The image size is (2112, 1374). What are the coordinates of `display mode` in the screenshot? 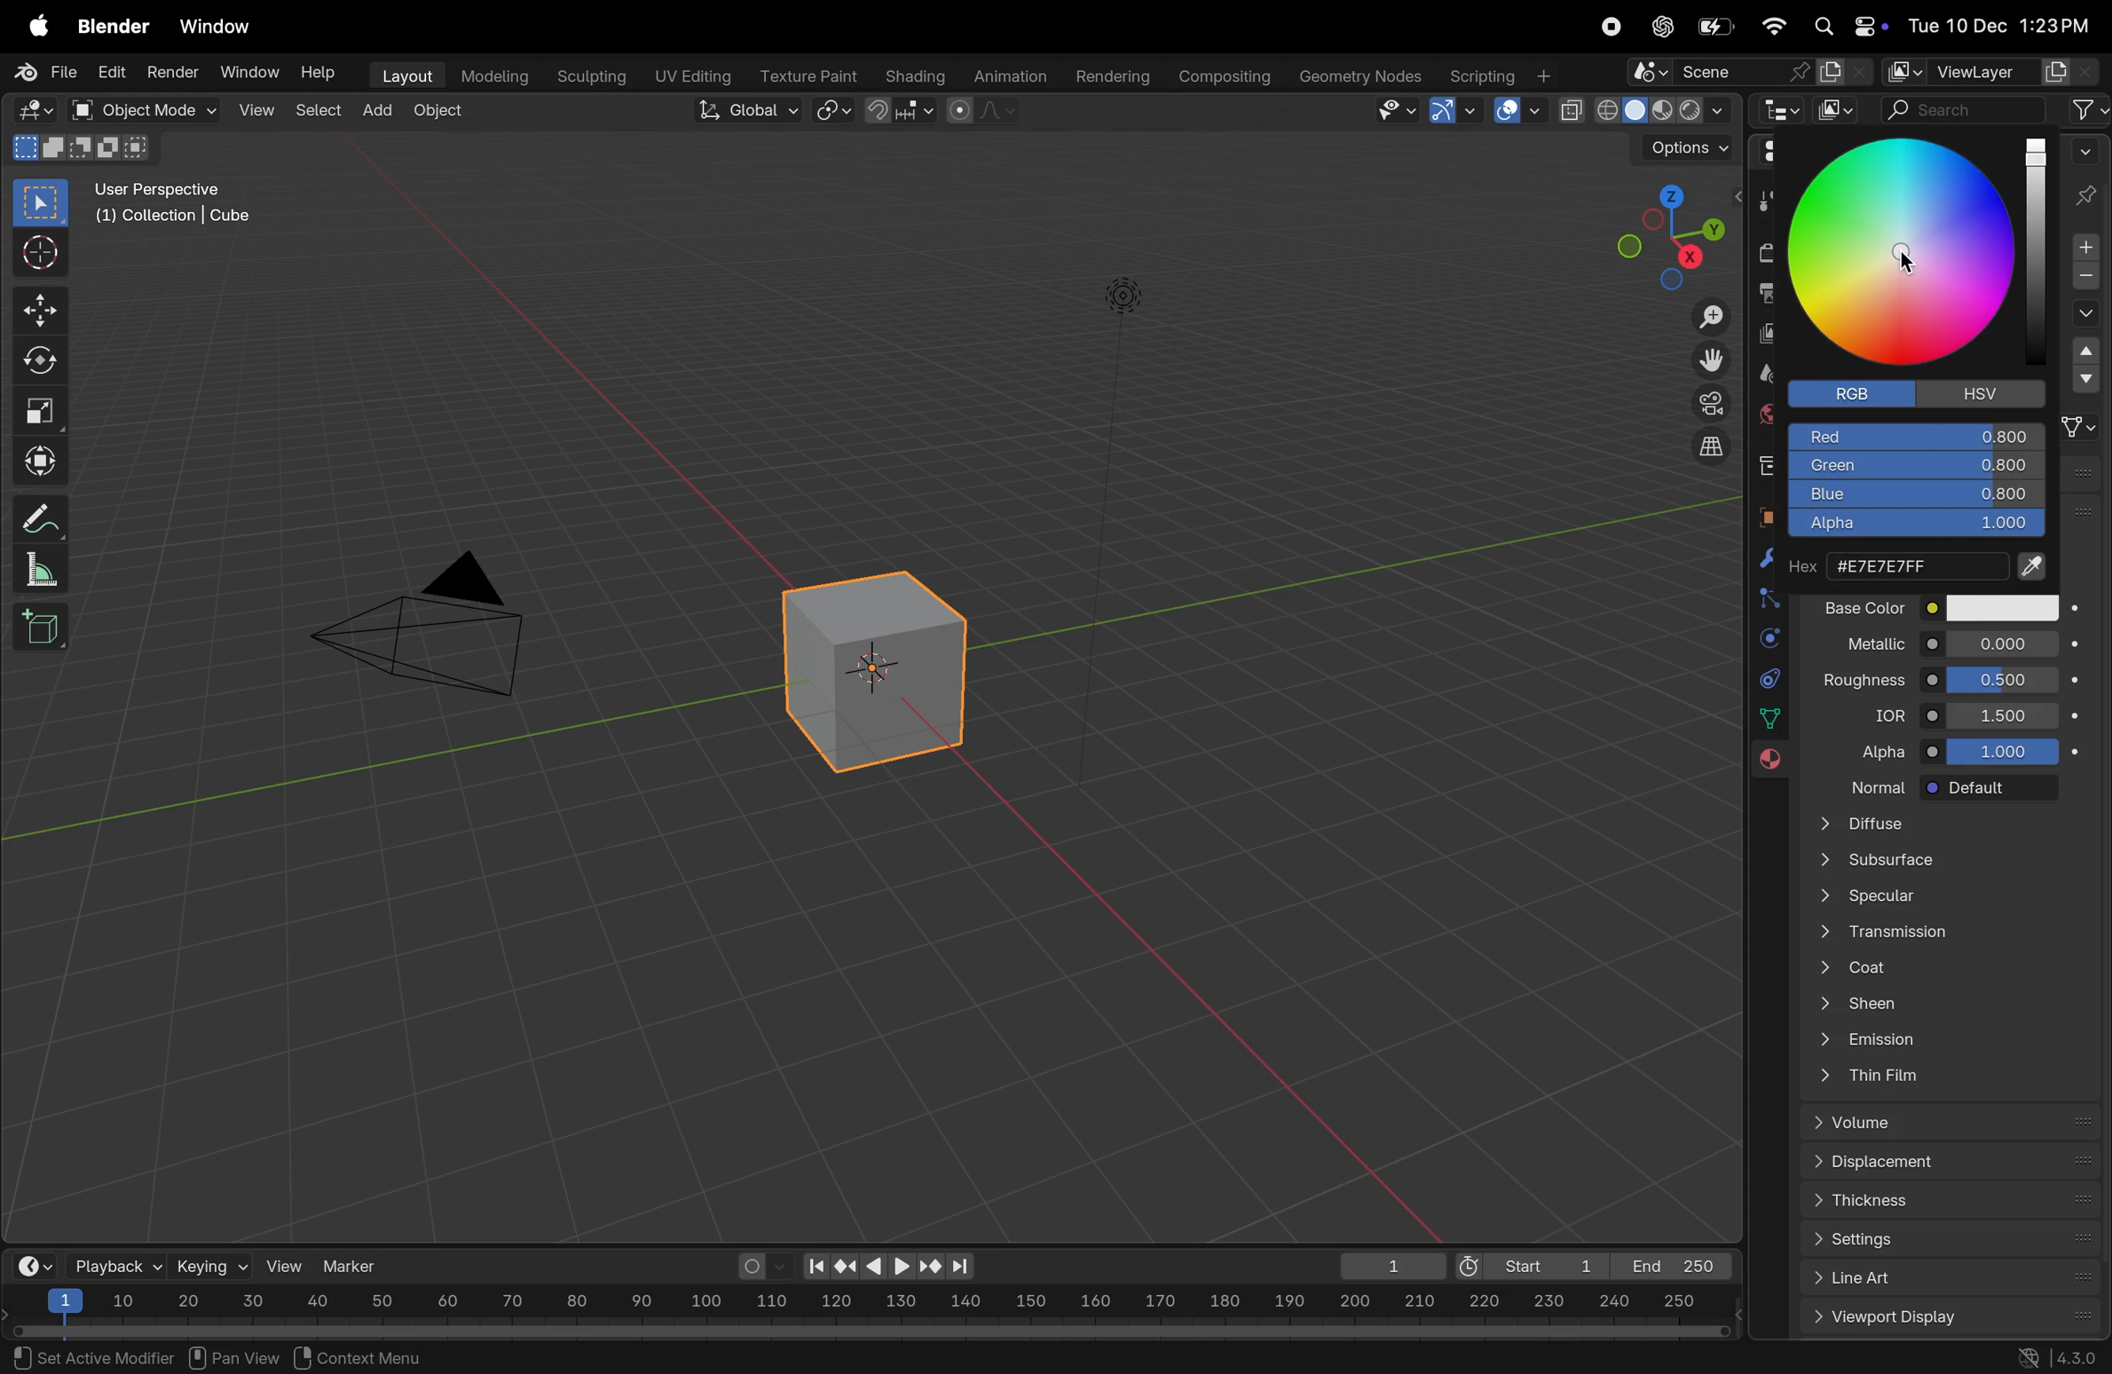 It's located at (1838, 110).